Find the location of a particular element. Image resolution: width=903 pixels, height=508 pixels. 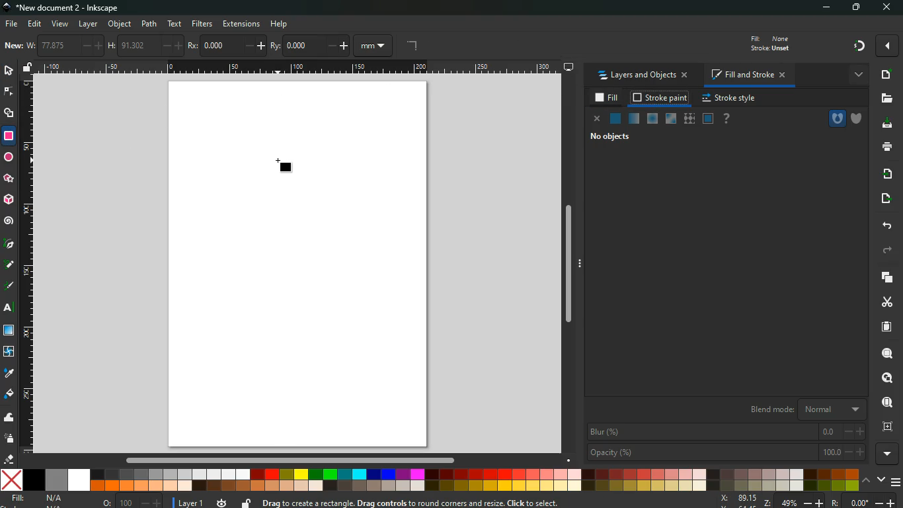

fill is located at coordinates (38, 501).